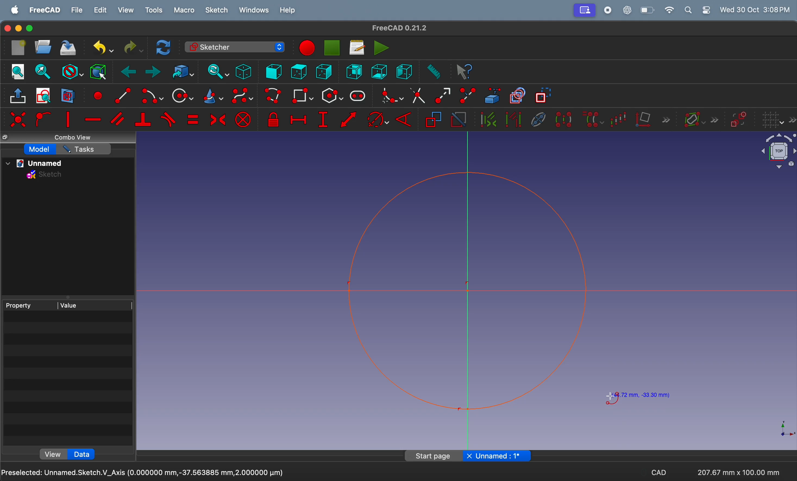 The height and width of the screenshot is (481, 797). What do you see at coordinates (68, 95) in the screenshot?
I see `view section` at bounding box center [68, 95].